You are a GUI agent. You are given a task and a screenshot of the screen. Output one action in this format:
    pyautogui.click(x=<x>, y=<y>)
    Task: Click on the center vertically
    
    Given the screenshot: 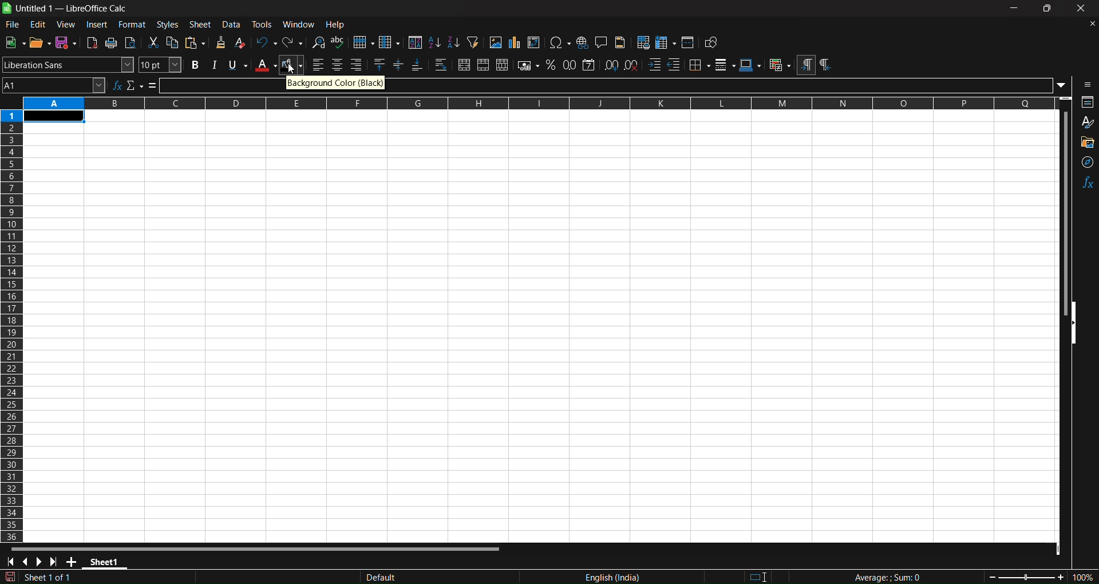 What is the action you would take?
    pyautogui.click(x=398, y=64)
    